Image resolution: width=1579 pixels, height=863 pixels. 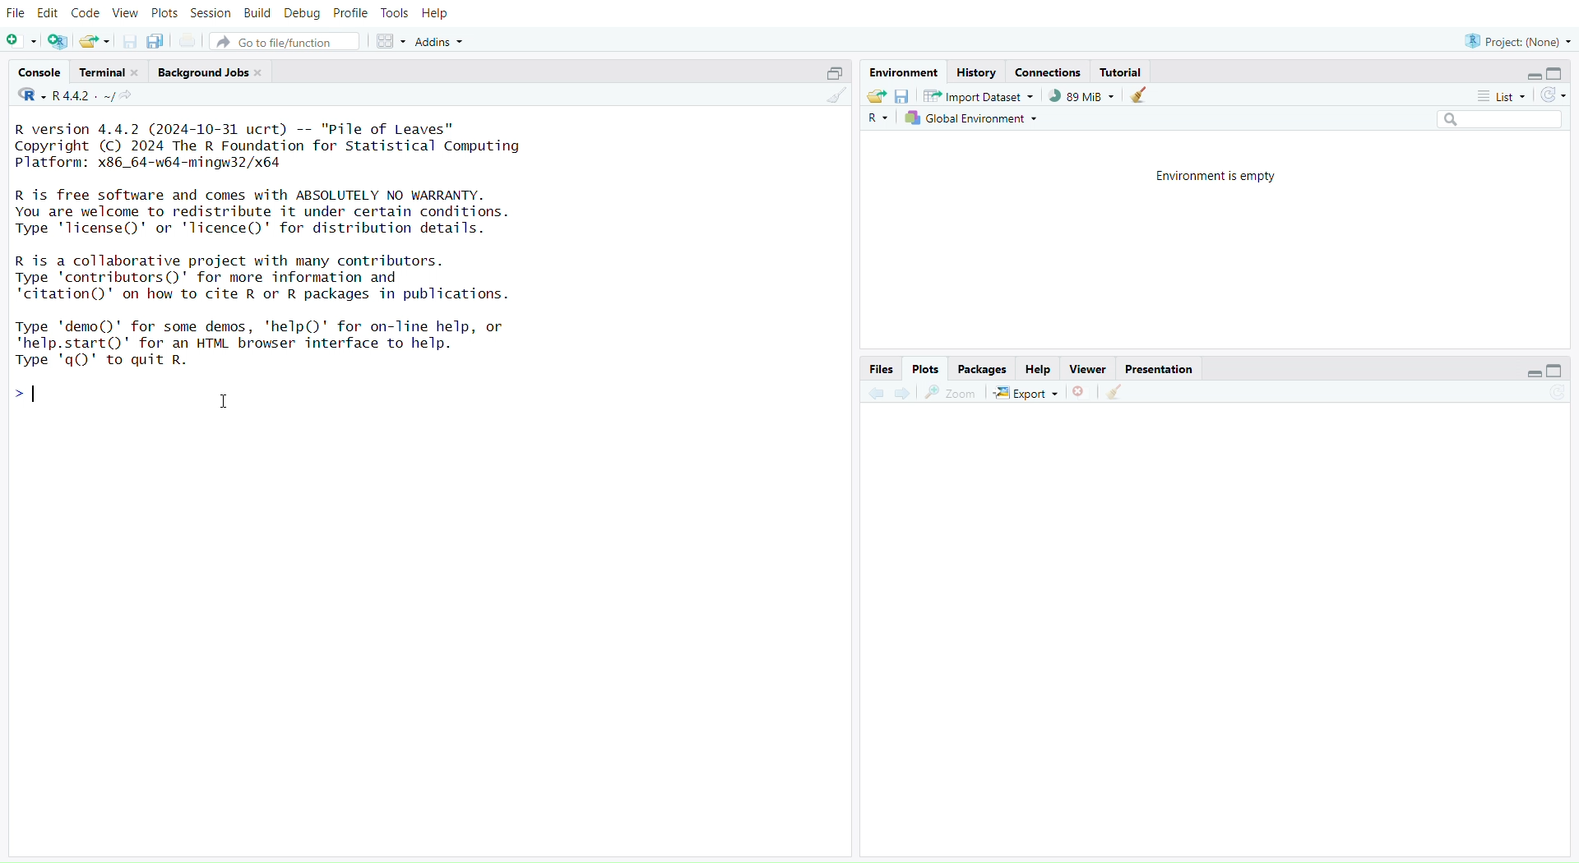 I want to click on Plots, so click(x=163, y=13).